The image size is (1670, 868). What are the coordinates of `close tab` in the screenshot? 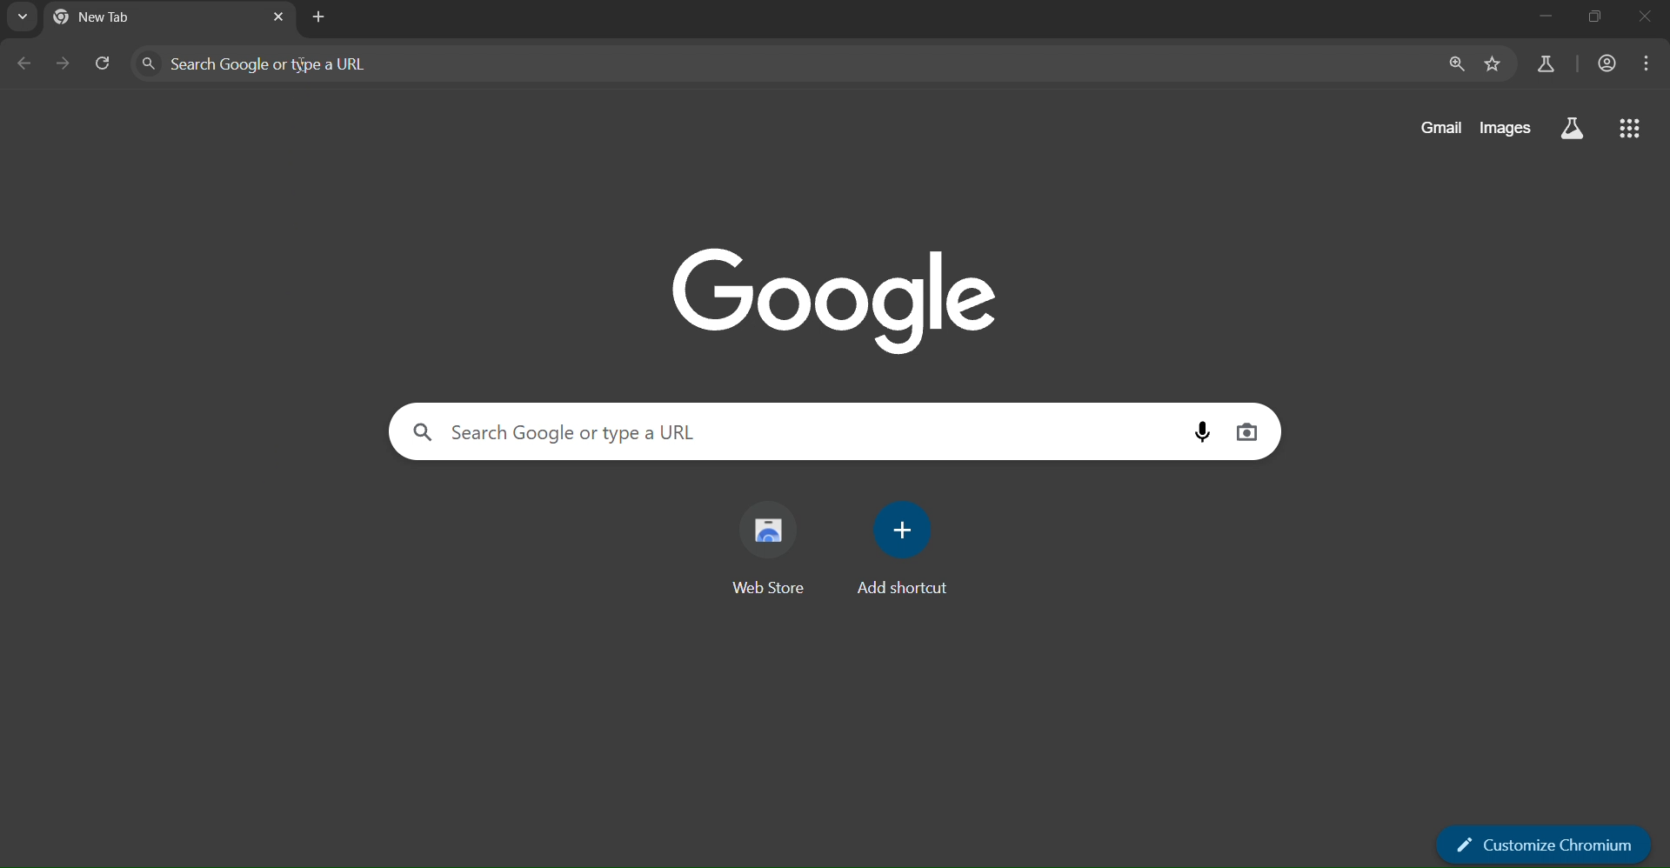 It's located at (278, 17).